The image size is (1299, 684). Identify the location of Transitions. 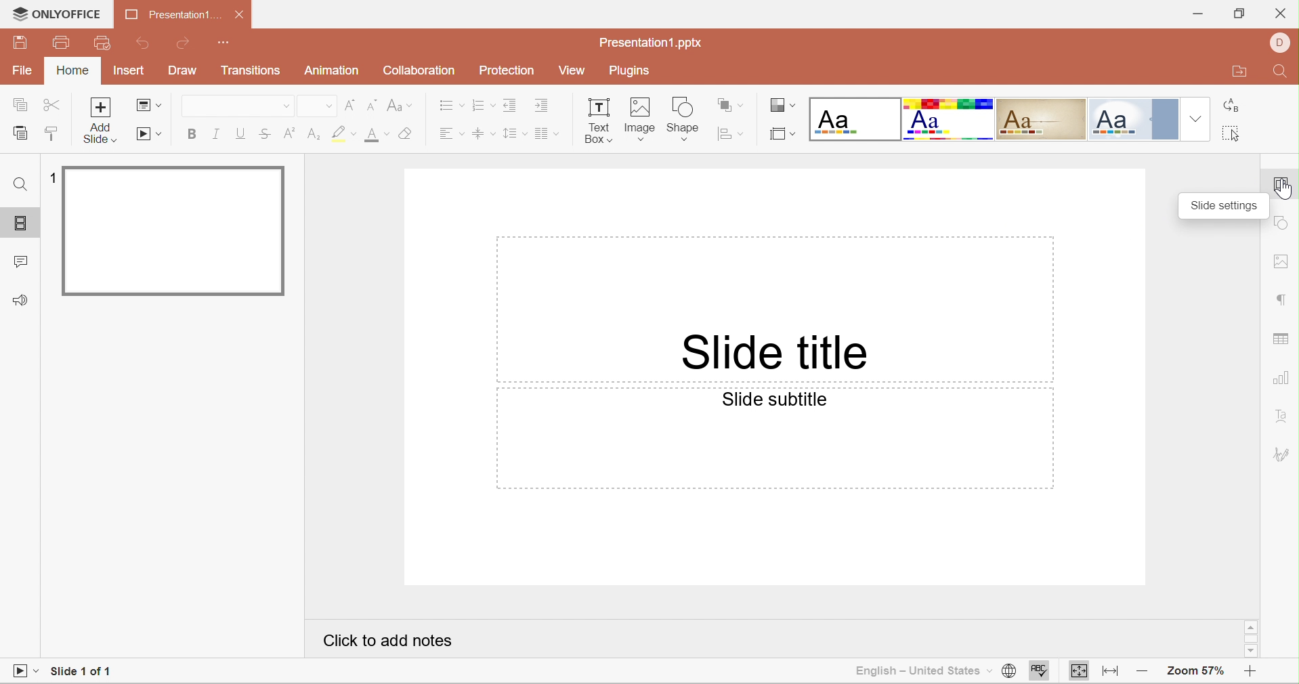
(250, 73).